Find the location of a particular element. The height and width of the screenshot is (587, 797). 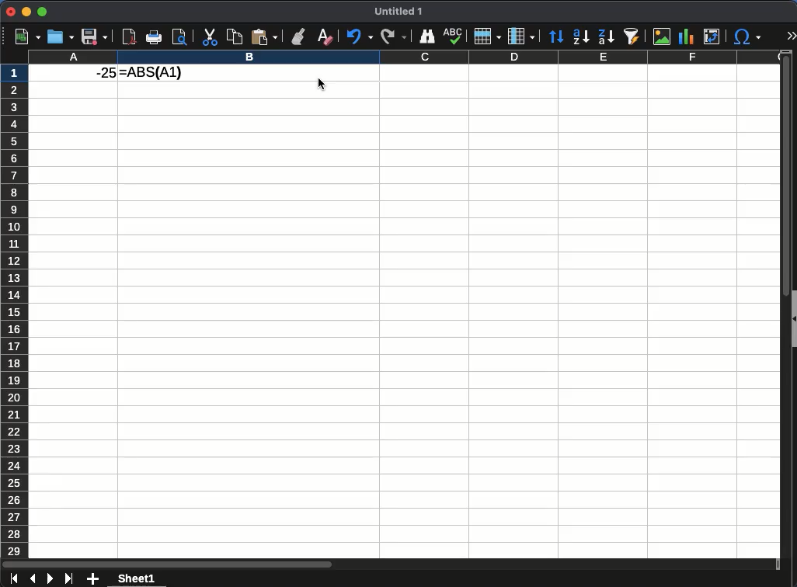

=ABS(A1) is located at coordinates (151, 73).